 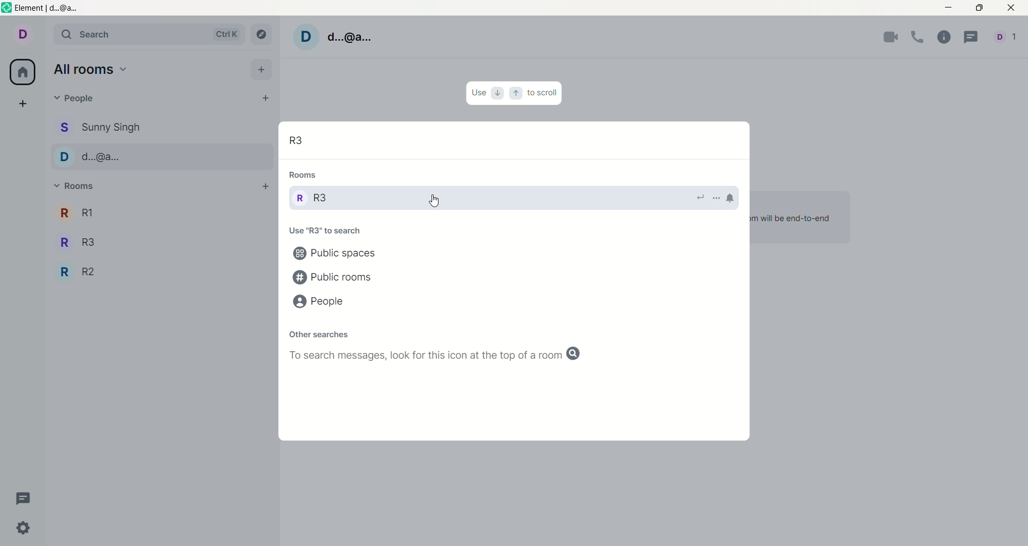 What do you see at coordinates (341, 254) in the screenshot?
I see `public spaces` at bounding box center [341, 254].